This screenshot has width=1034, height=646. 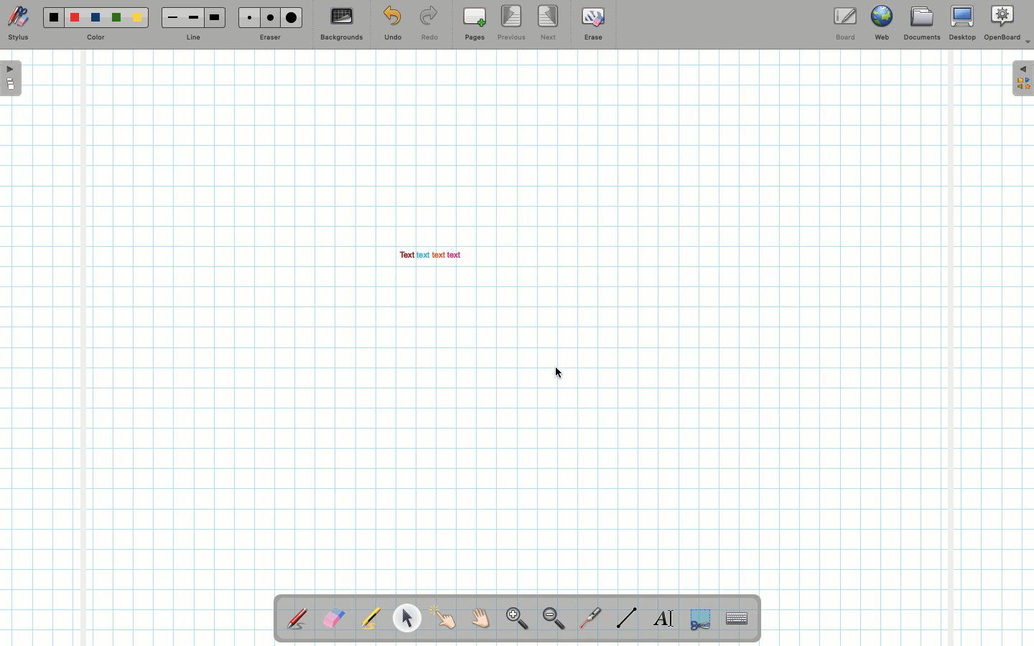 What do you see at coordinates (341, 24) in the screenshot?
I see `Backgrounds` at bounding box center [341, 24].